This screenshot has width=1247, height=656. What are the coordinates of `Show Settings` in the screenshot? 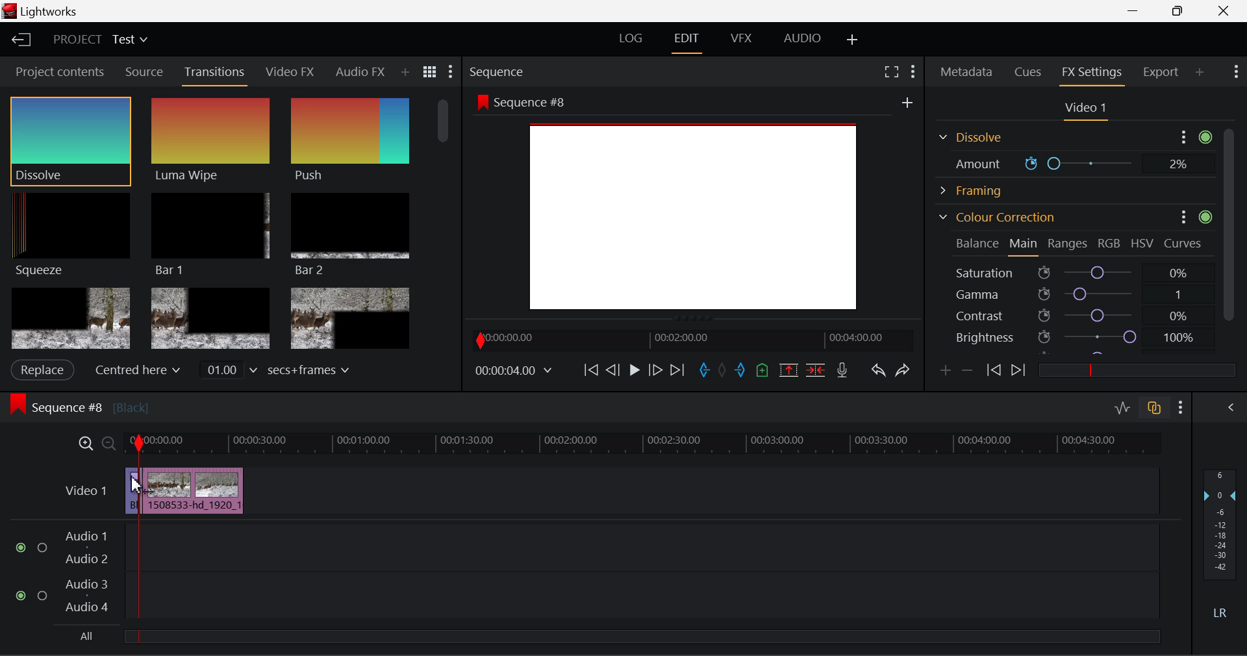 It's located at (1235, 70).